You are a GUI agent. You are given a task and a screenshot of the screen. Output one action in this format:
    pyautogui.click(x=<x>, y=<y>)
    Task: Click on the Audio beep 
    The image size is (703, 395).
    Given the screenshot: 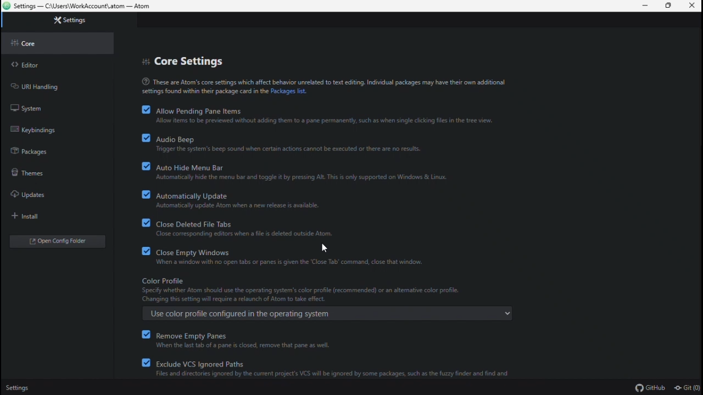 What is the action you would take?
    pyautogui.click(x=304, y=145)
    